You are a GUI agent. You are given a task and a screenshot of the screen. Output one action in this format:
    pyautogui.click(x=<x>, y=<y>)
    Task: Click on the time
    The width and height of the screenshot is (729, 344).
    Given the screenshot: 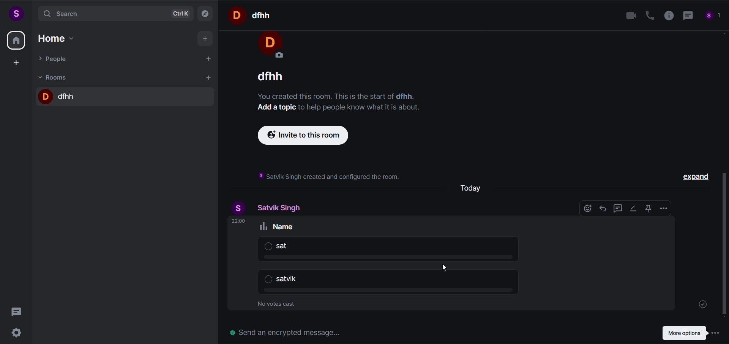 What is the action you would take?
    pyautogui.click(x=239, y=221)
    